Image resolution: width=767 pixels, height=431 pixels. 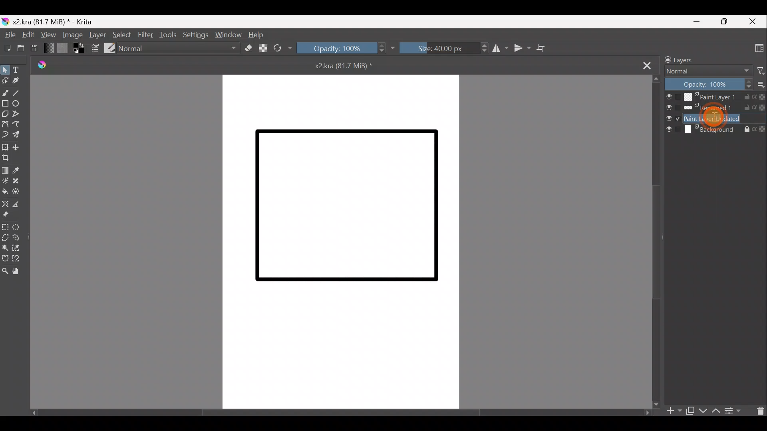 I want to click on Edit shapes tool, so click(x=6, y=80).